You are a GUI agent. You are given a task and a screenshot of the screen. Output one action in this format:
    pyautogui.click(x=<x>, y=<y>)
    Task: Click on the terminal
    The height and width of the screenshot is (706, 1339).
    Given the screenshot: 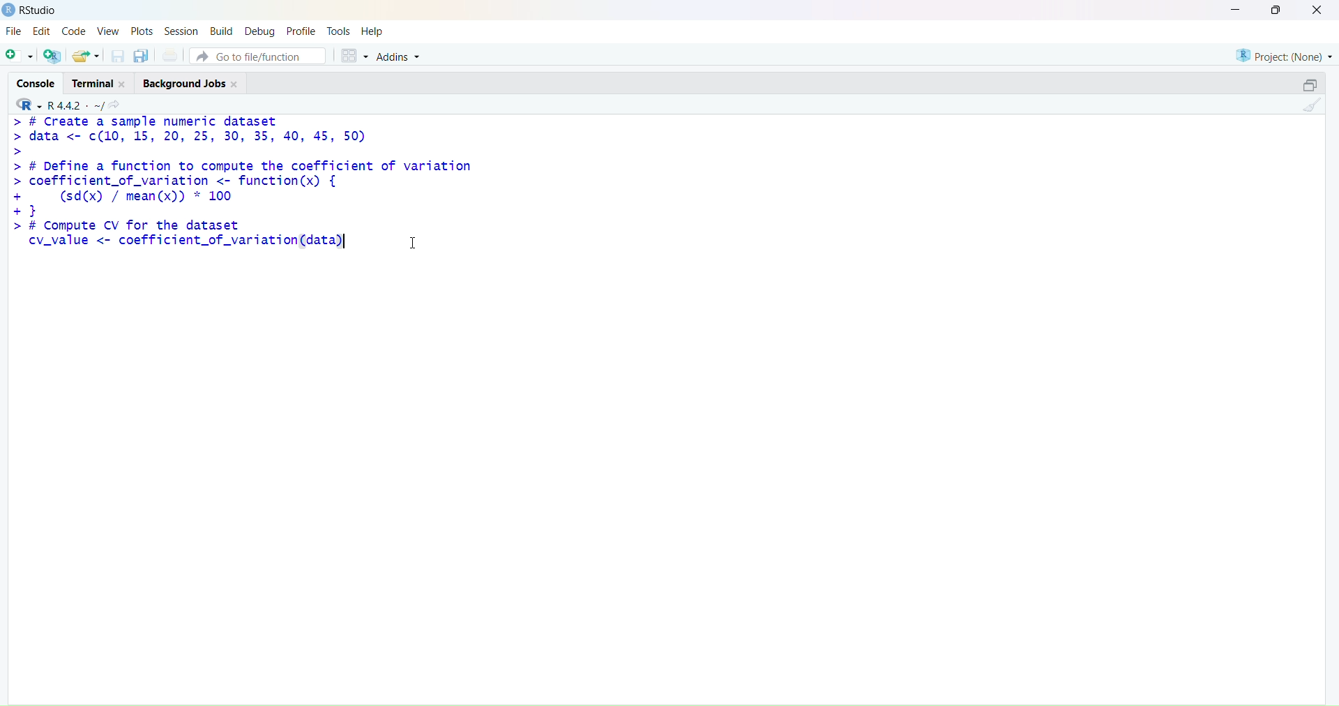 What is the action you would take?
    pyautogui.click(x=93, y=84)
    